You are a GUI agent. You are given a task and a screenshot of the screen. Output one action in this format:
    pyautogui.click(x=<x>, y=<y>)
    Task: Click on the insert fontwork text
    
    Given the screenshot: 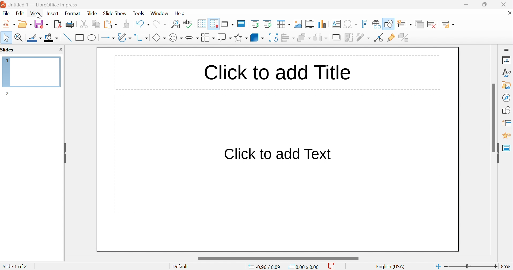 What is the action you would take?
    pyautogui.click(x=365, y=24)
    